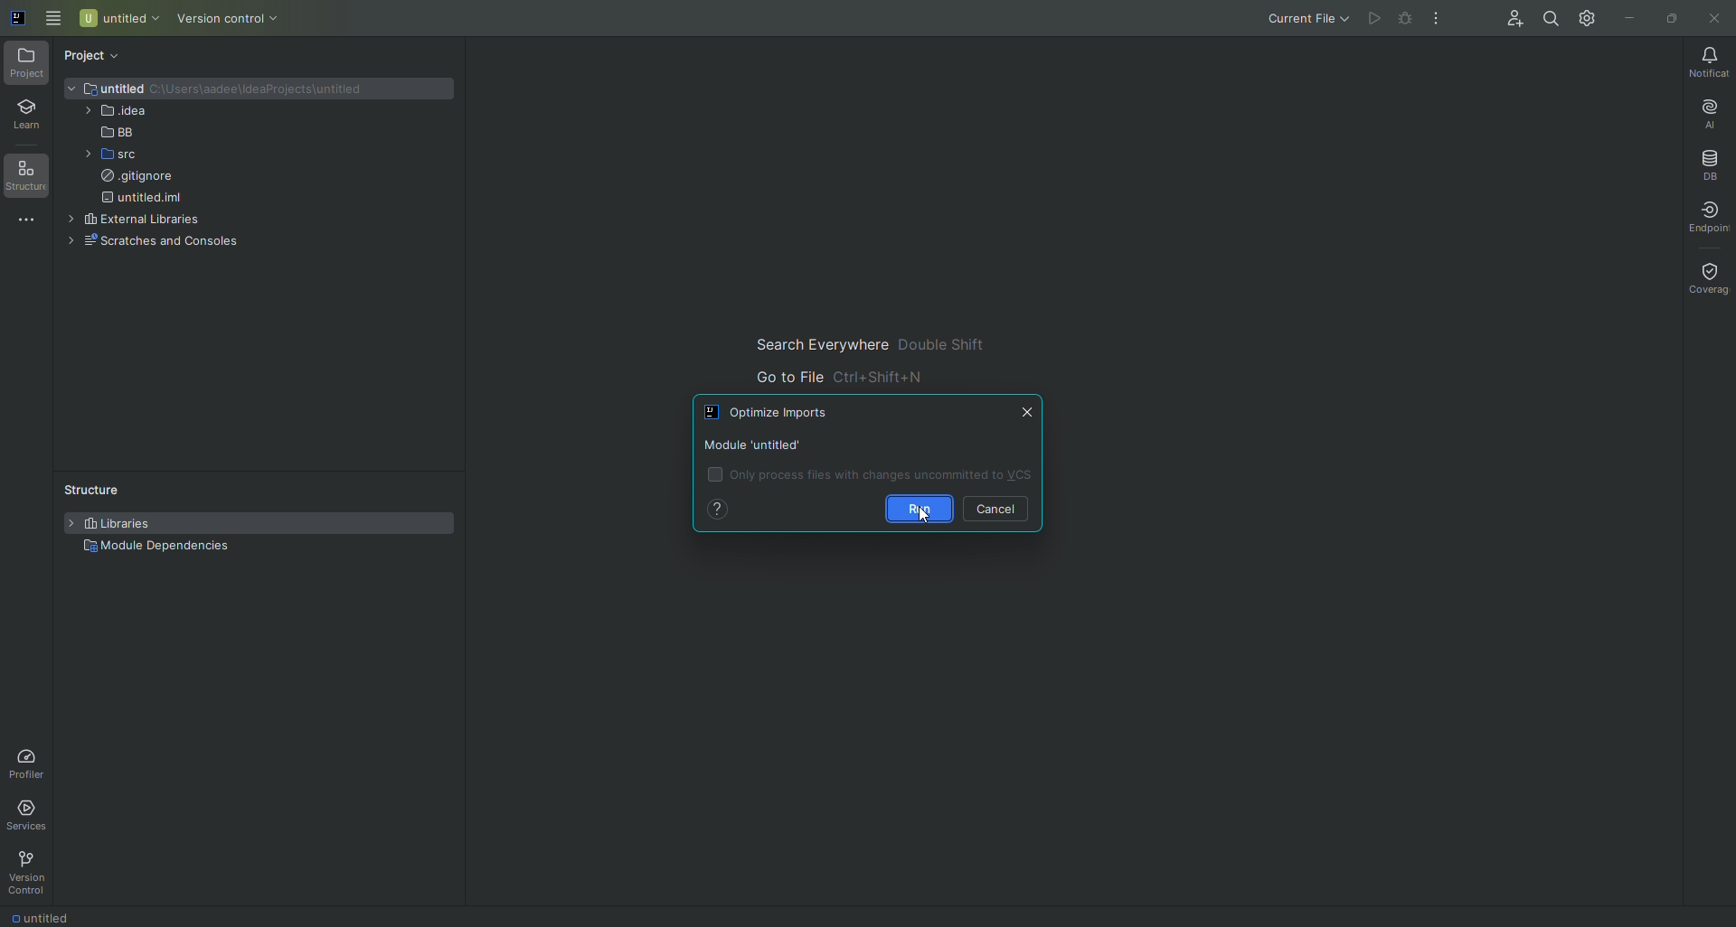 This screenshot has width=1736, height=927. I want to click on Untitled, so click(119, 19).